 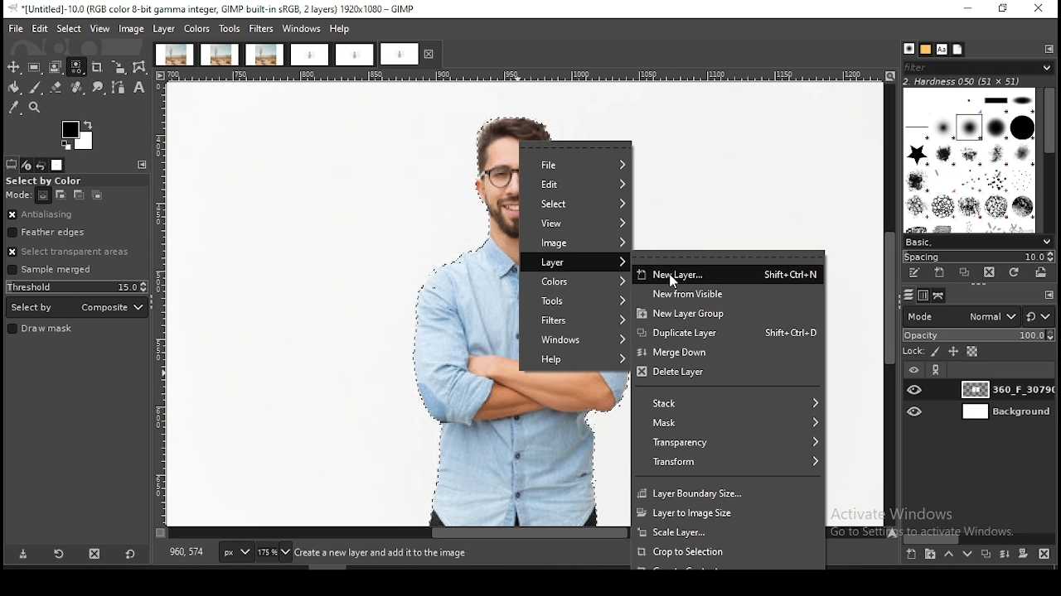 What do you see at coordinates (725, 274) in the screenshot?
I see `new layer` at bounding box center [725, 274].